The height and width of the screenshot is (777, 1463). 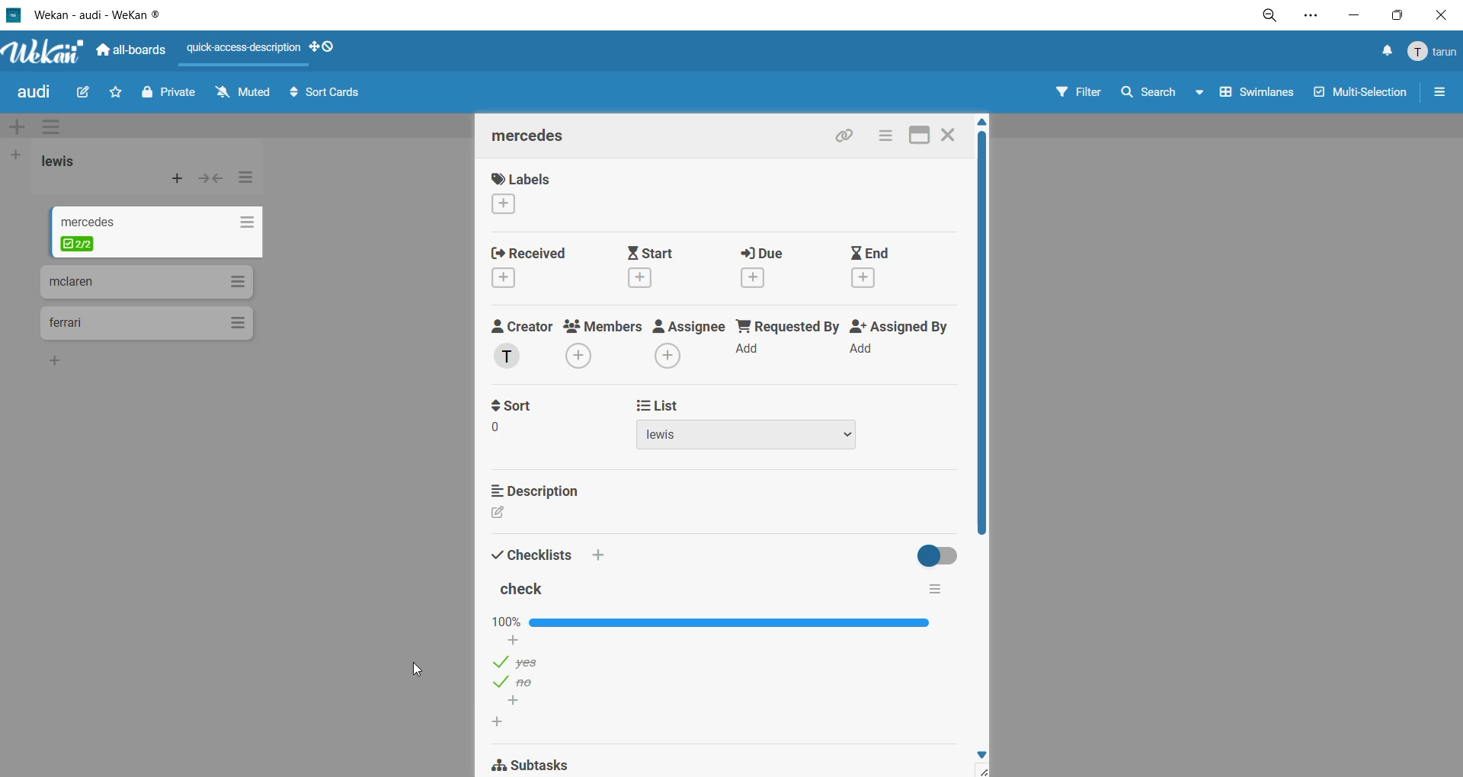 I want to click on add, so click(x=514, y=641).